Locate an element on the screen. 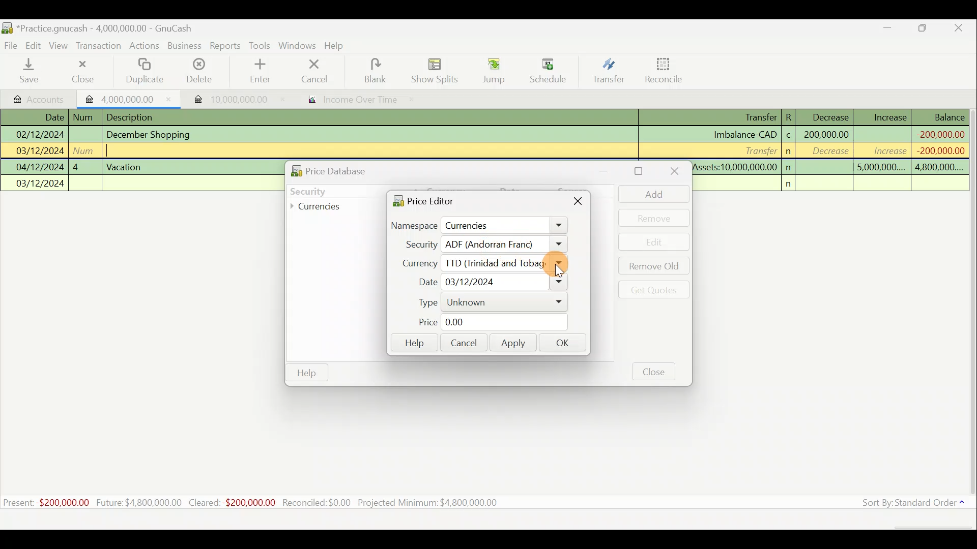 The image size is (977, 549). n is located at coordinates (790, 151).